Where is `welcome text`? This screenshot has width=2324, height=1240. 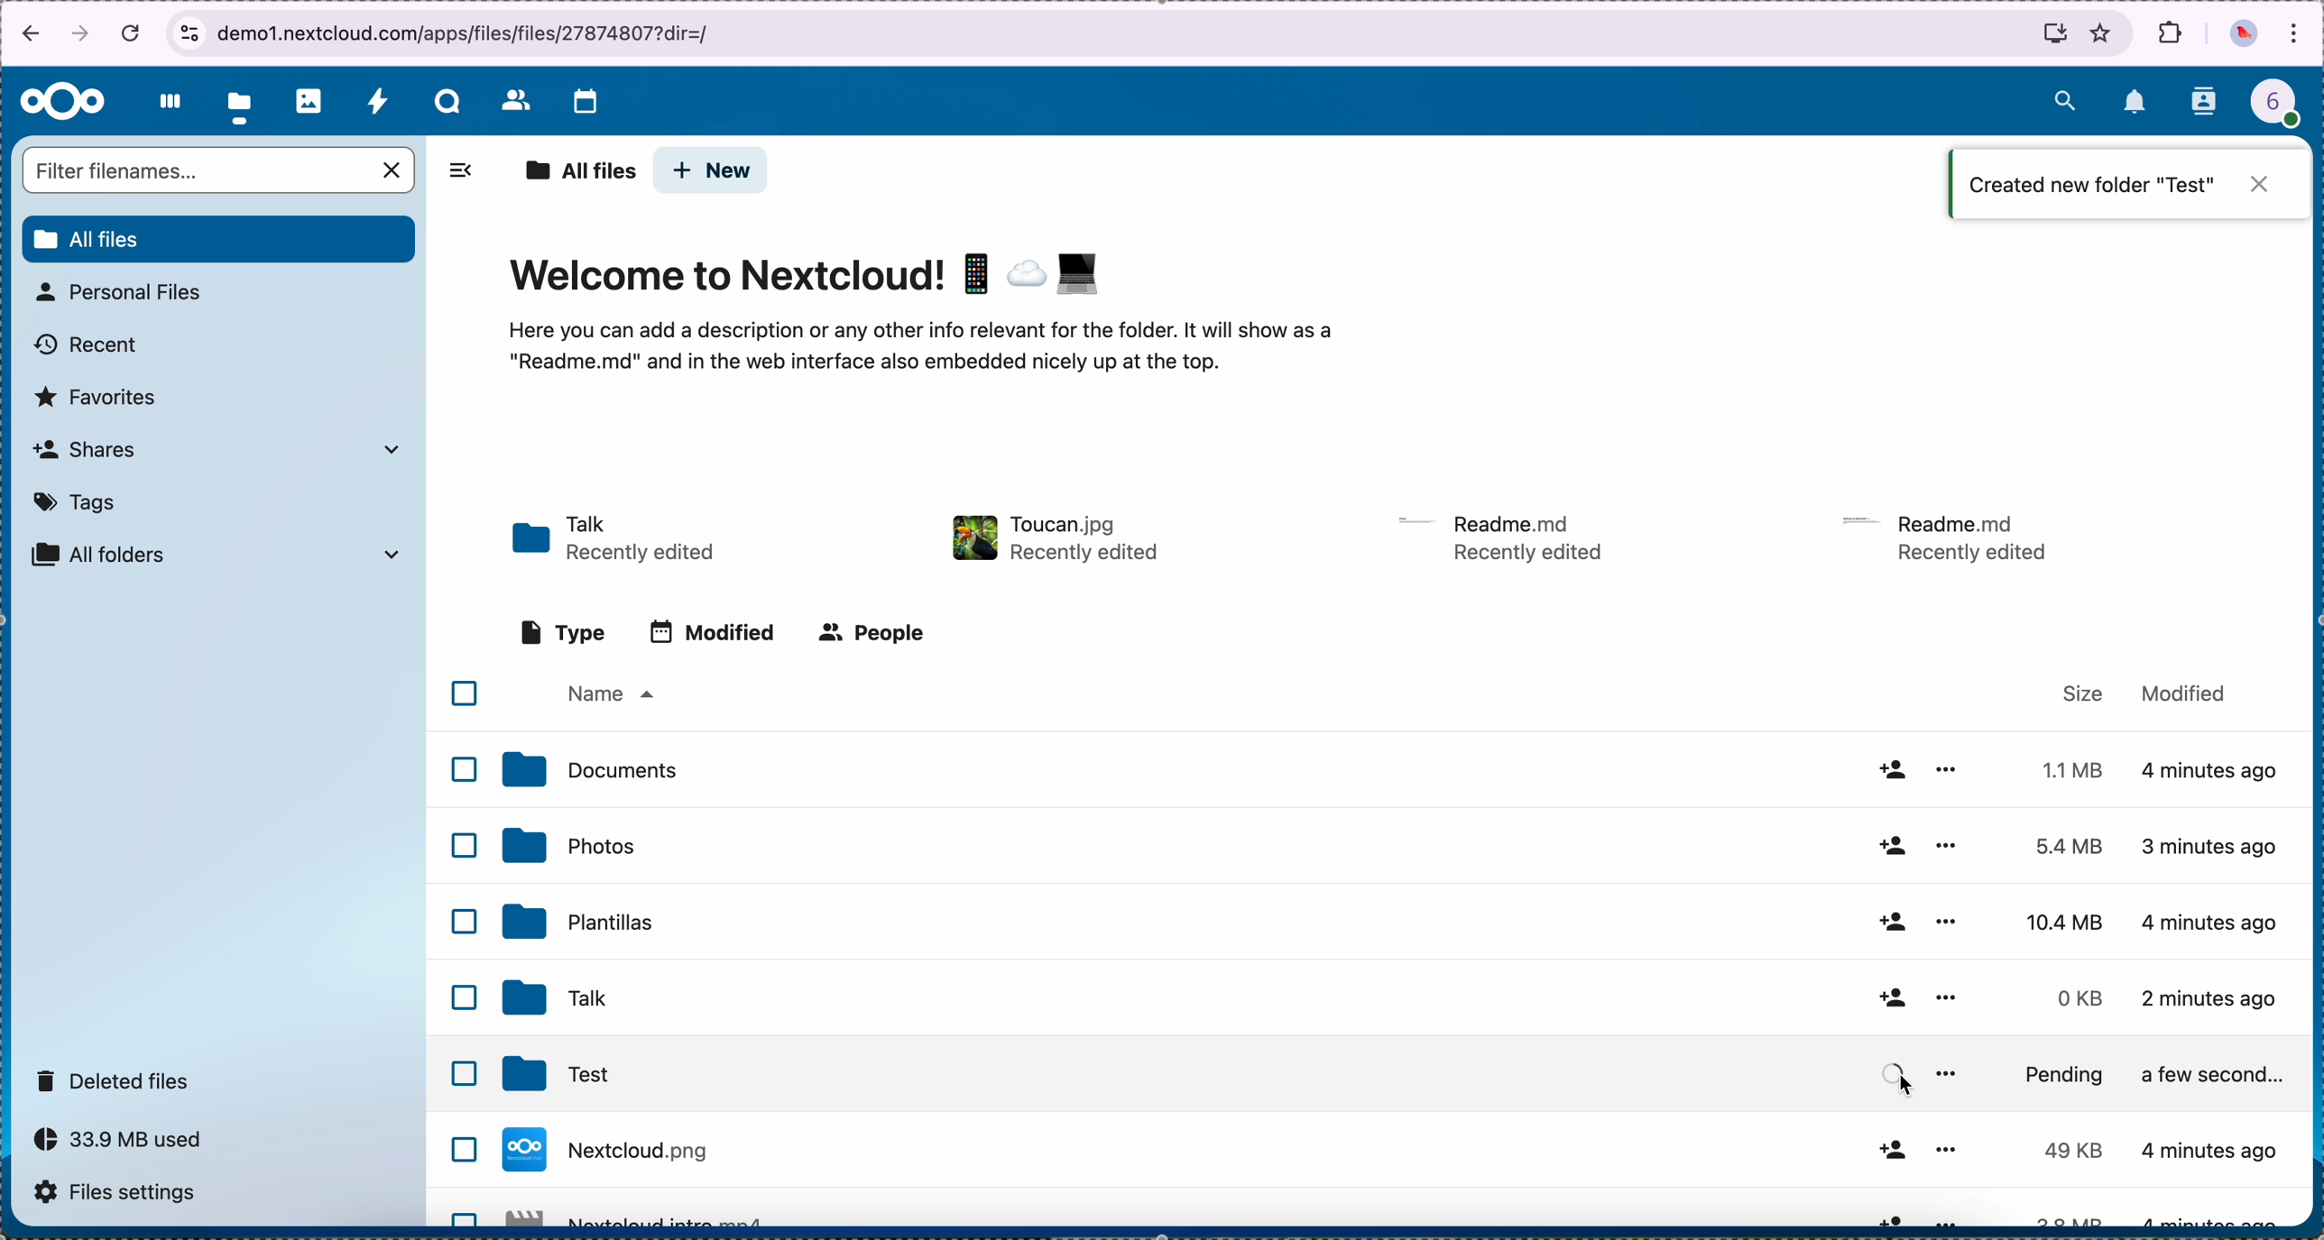 welcome text is located at coordinates (918, 353).